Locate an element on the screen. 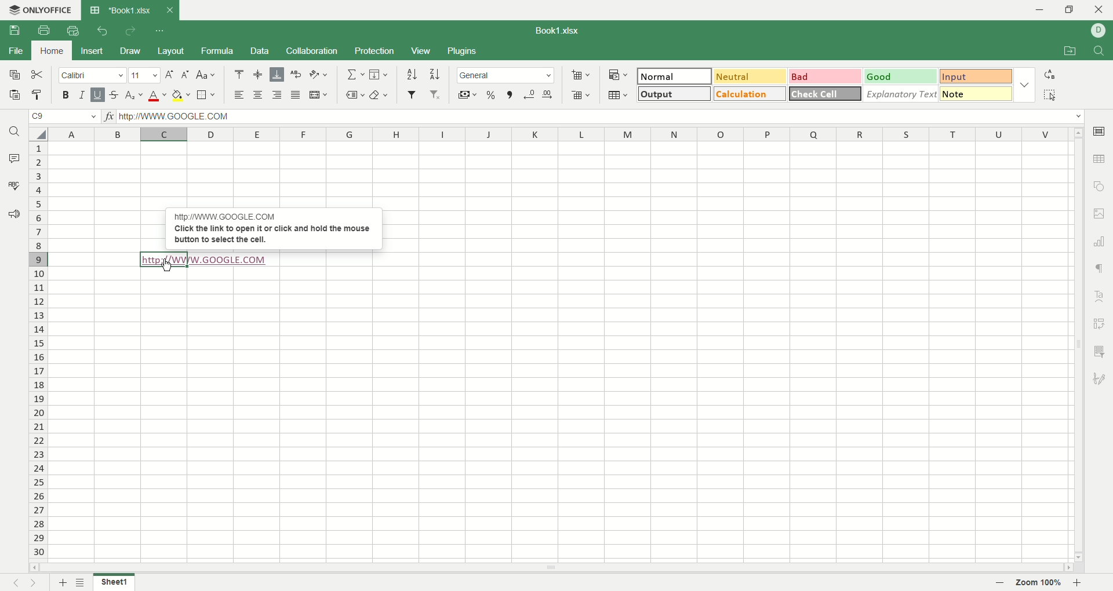  align top is located at coordinates (238, 74).